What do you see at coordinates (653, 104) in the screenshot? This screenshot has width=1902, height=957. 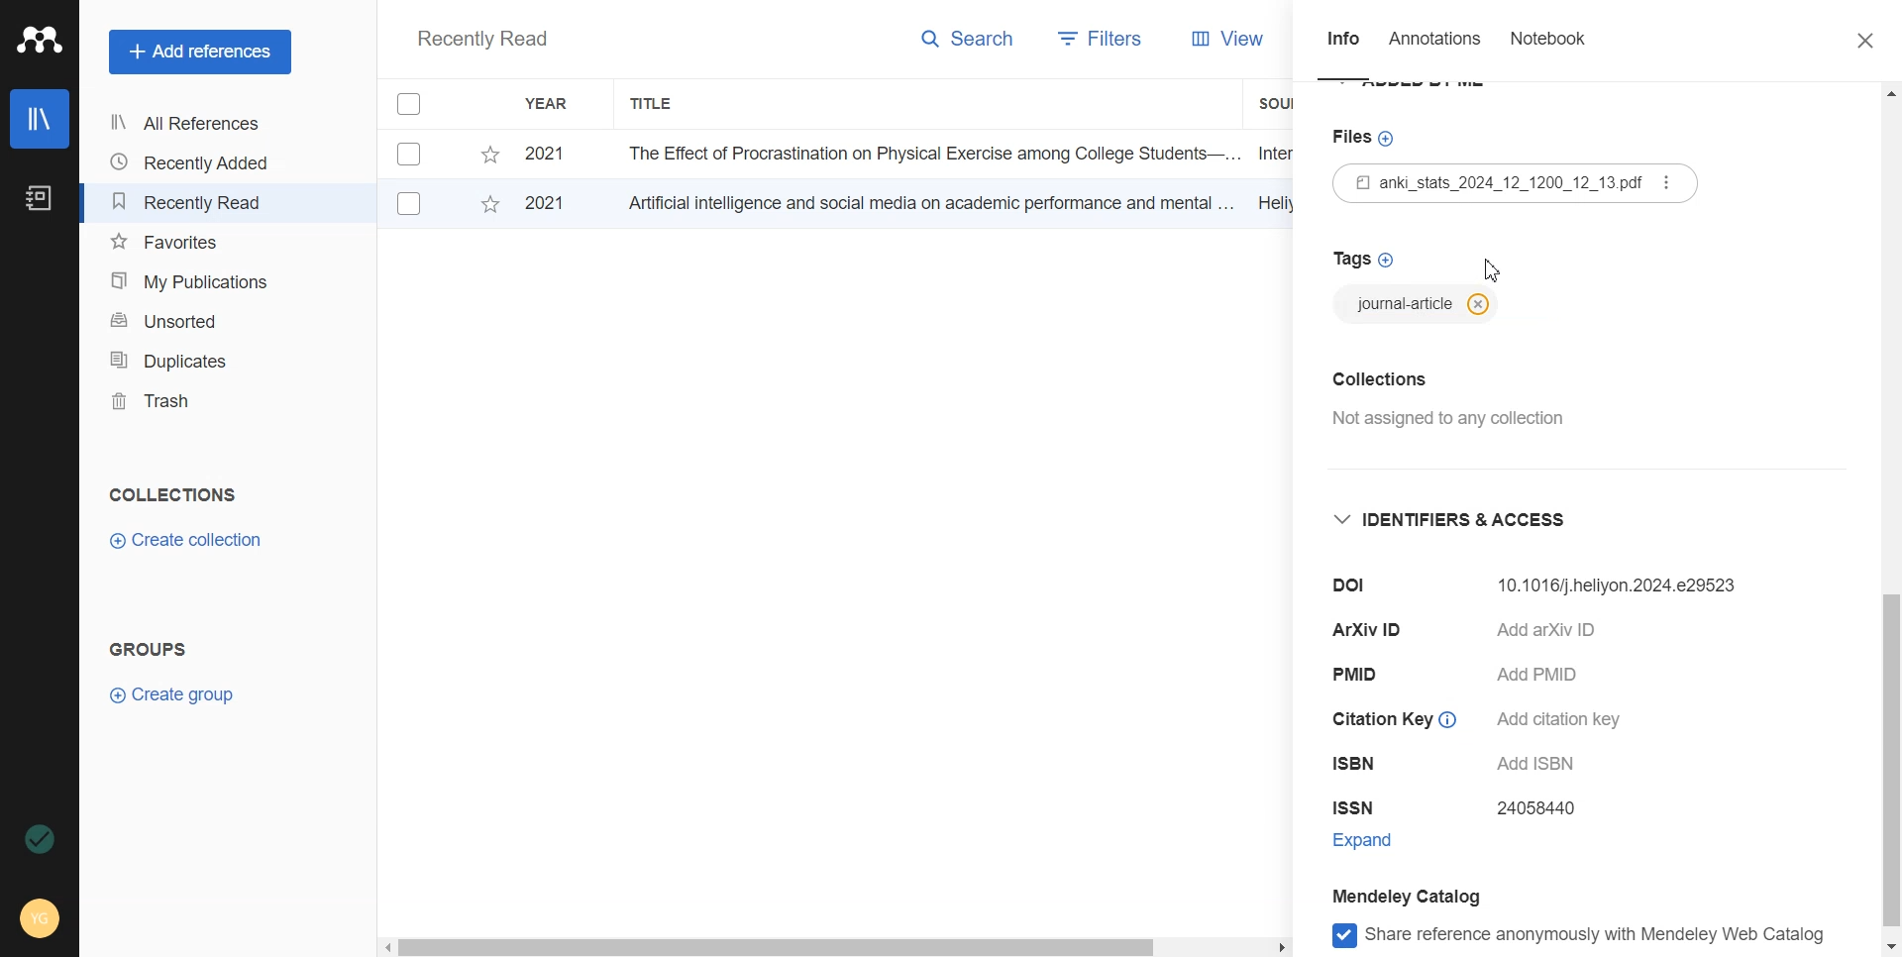 I see `Title` at bounding box center [653, 104].